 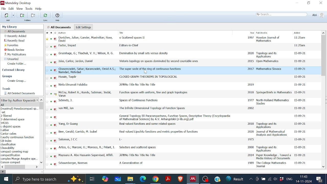 I want to click on Add folders, so click(x=22, y=15).